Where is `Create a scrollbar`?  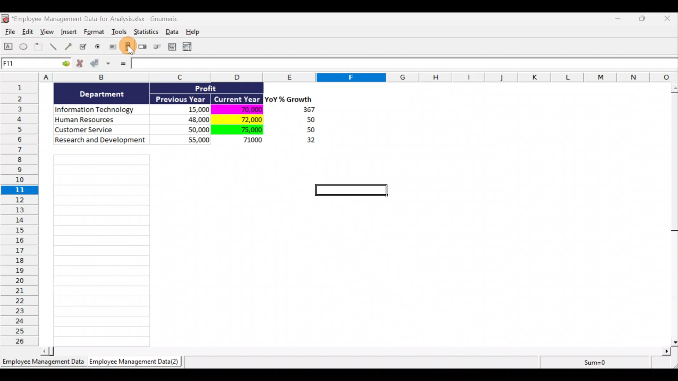 Create a scrollbar is located at coordinates (127, 48).